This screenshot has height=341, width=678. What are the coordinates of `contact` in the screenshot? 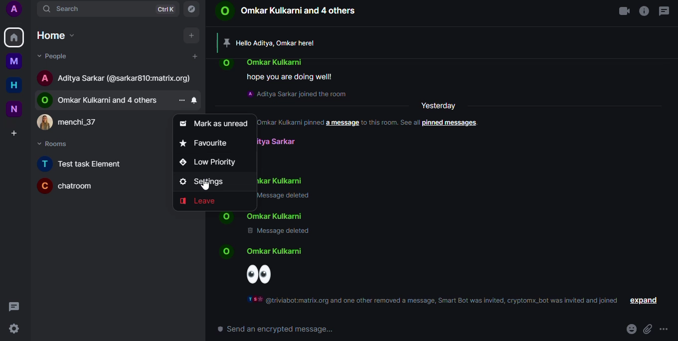 It's located at (287, 12).